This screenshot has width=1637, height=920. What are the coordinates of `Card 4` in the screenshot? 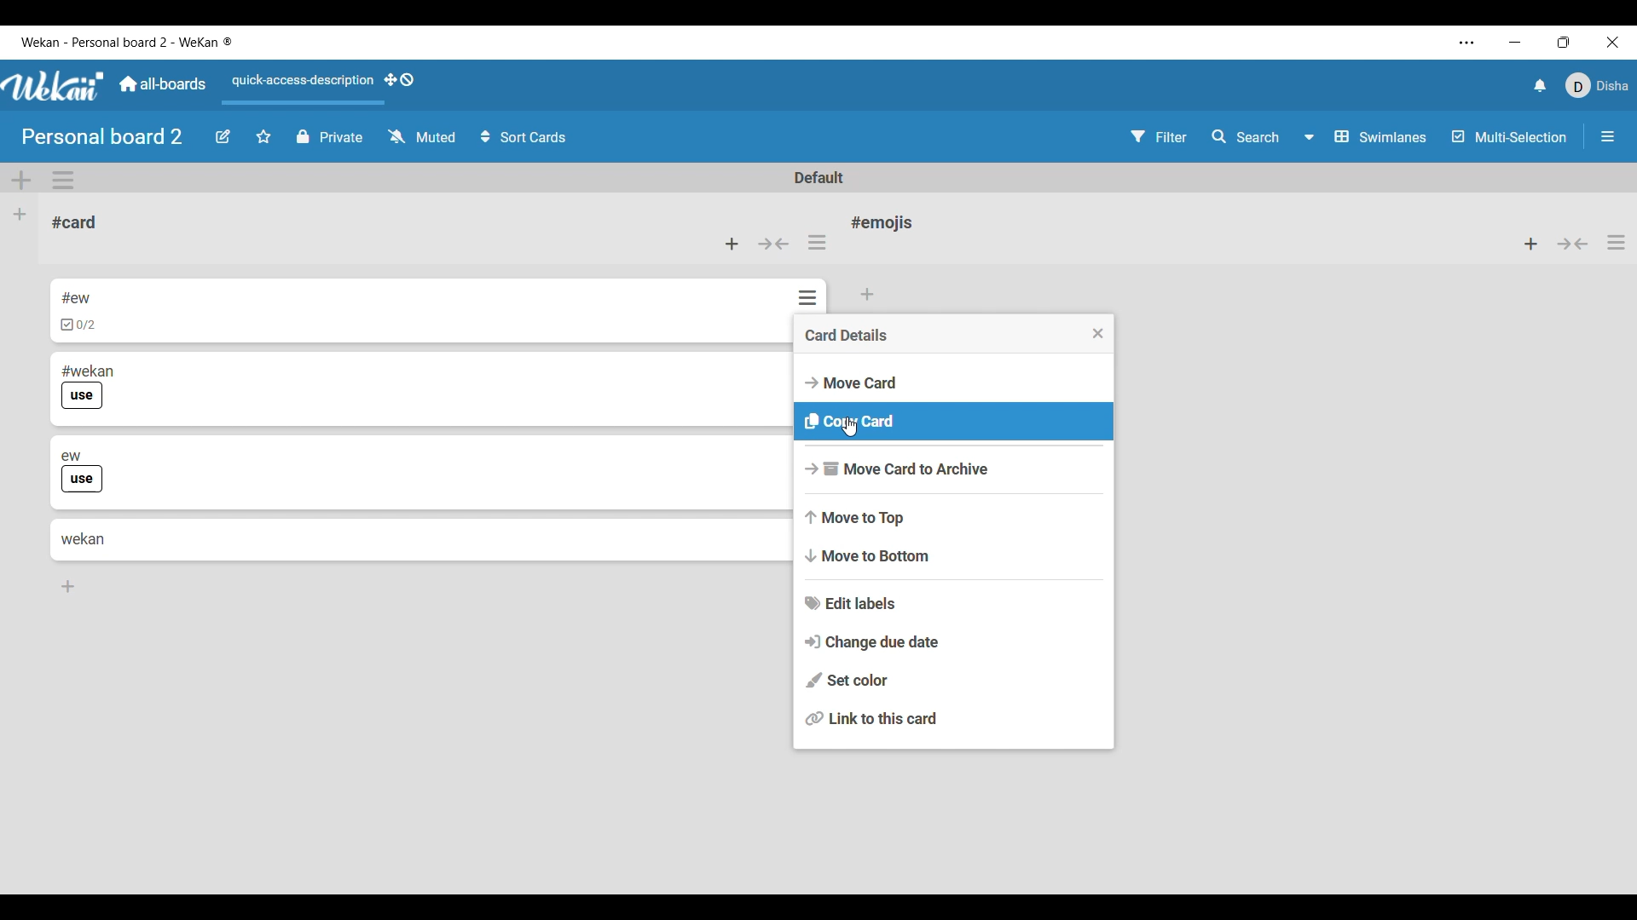 It's located at (84, 538).